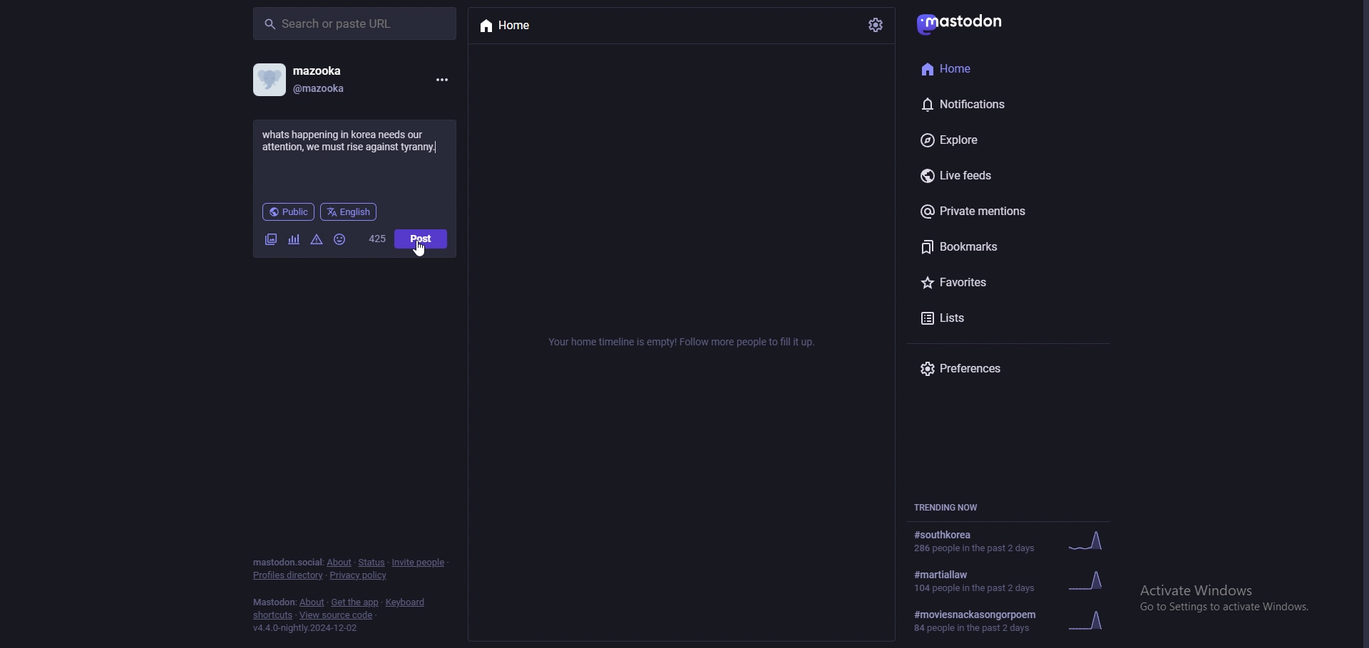 Image resolution: width=1369 pixels, height=648 pixels. Describe the element at coordinates (997, 368) in the screenshot. I see `preferences` at that location.